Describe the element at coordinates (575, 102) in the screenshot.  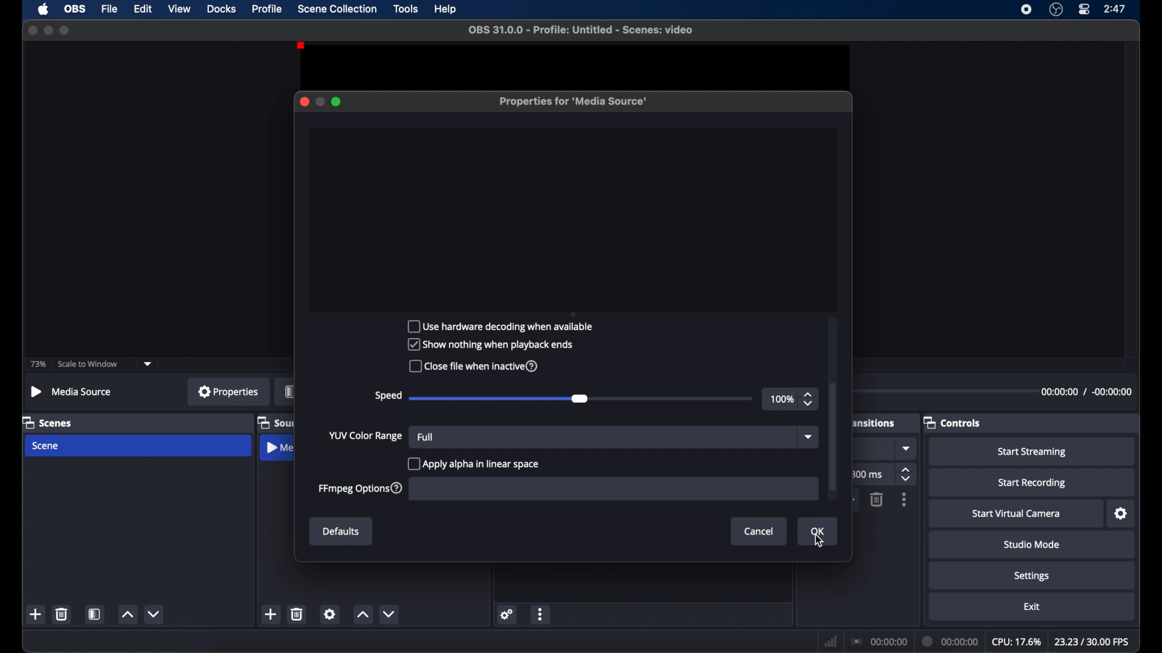
I see `properties for media source` at that location.